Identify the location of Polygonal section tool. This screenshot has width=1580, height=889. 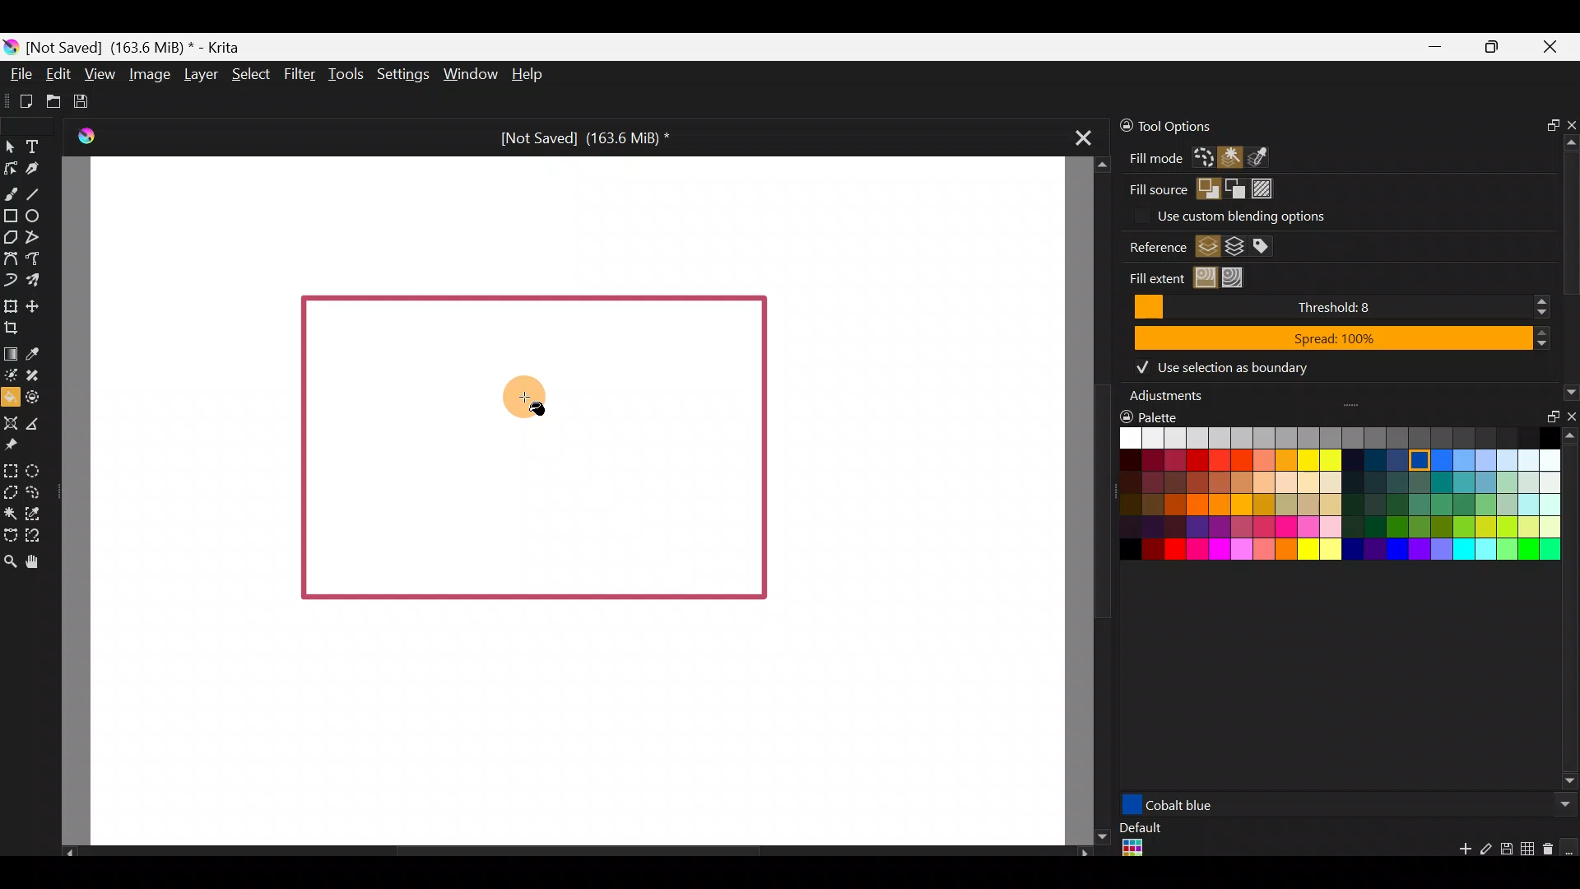
(11, 493).